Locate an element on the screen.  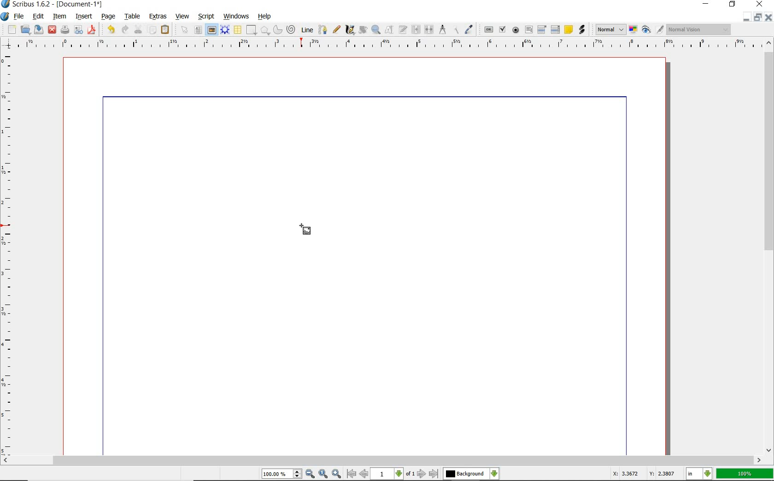
First Page is located at coordinates (351, 475).